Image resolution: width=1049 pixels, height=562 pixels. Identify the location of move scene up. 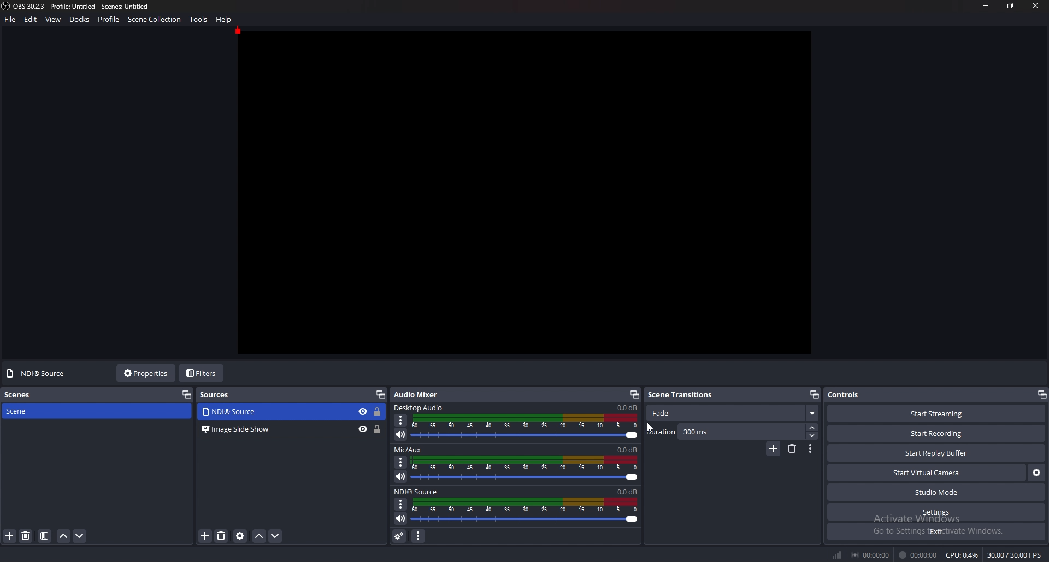
(63, 536).